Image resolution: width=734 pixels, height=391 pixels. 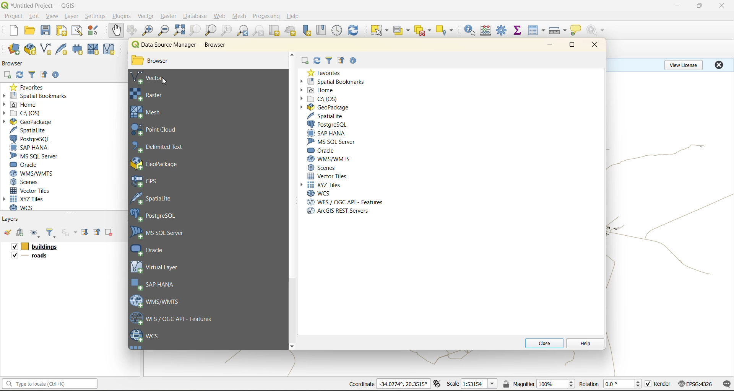 What do you see at coordinates (555, 384) in the screenshot?
I see `magnifier` at bounding box center [555, 384].